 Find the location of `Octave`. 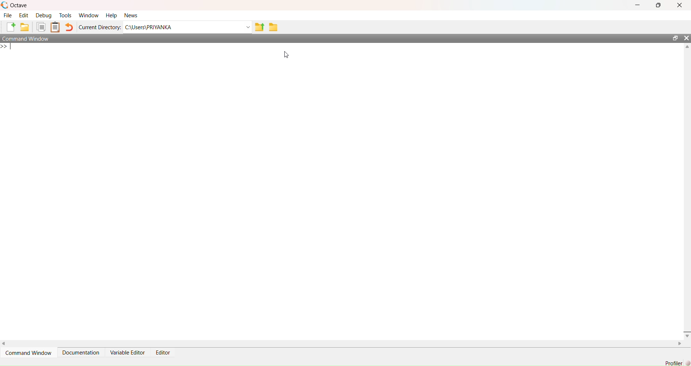

Octave is located at coordinates (16, 5).